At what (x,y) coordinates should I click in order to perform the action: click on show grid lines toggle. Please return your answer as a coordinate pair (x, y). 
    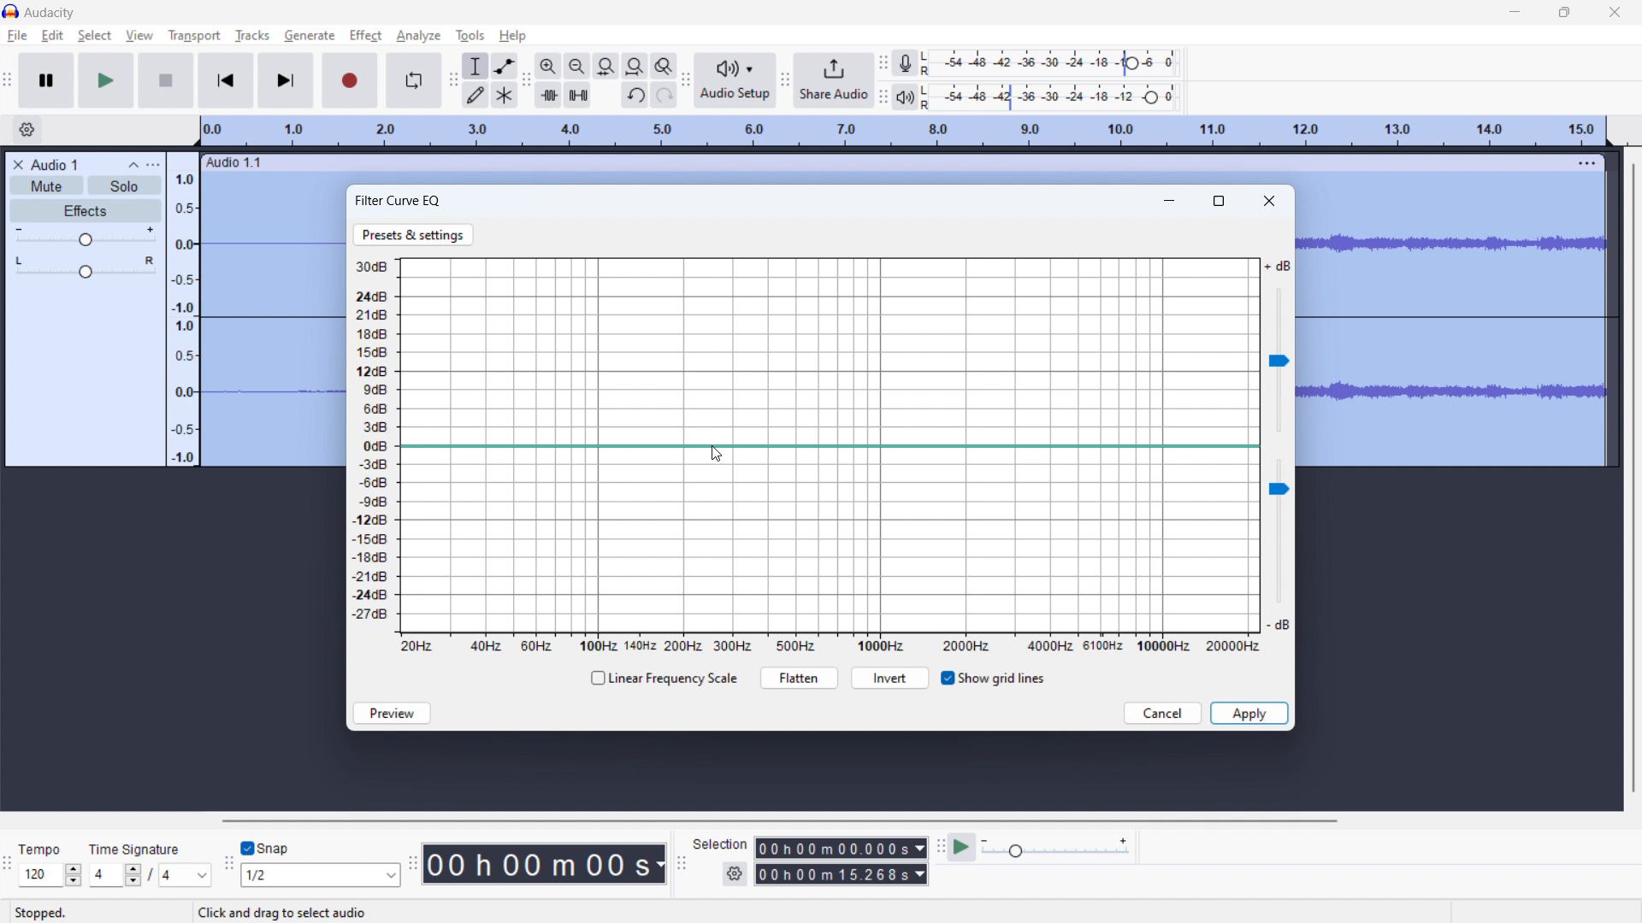
    Looking at the image, I should click on (992, 679).